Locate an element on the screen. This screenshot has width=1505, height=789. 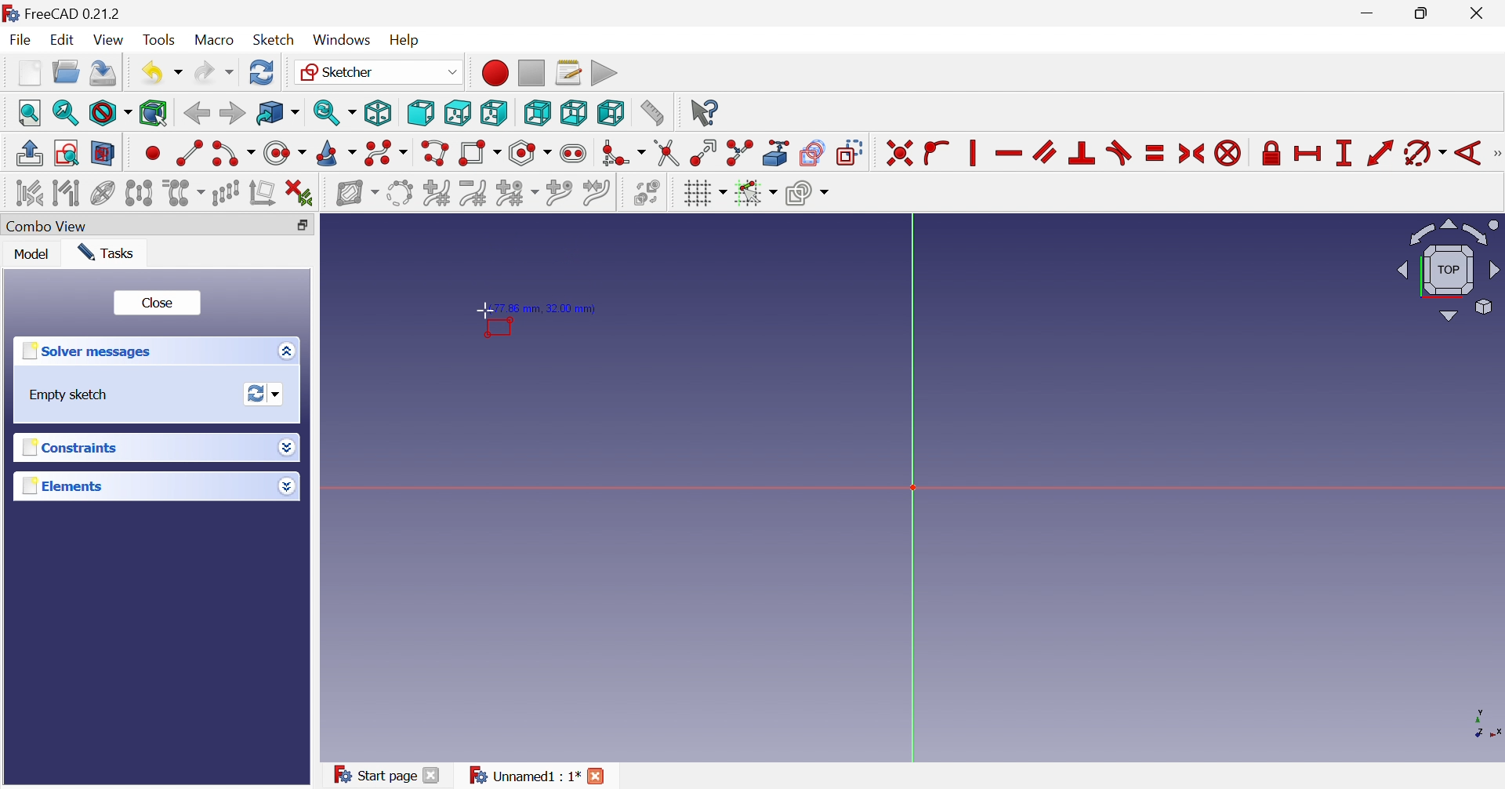
Constrain vertical distance is located at coordinates (1343, 153).